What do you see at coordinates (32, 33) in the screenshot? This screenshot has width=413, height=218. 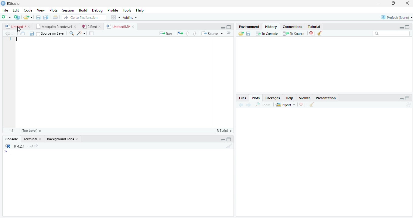 I see `Save` at bounding box center [32, 33].